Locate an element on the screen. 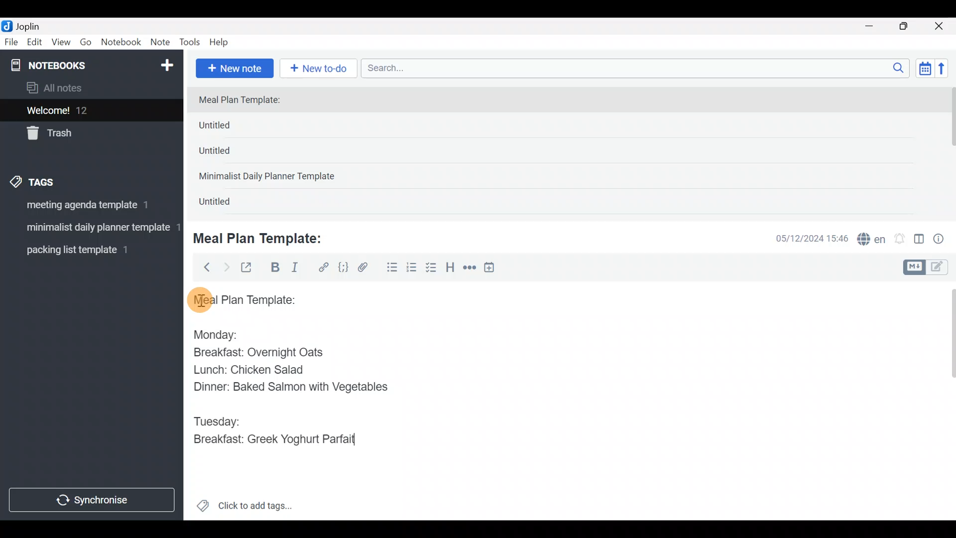  Bold is located at coordinates (274, 269).